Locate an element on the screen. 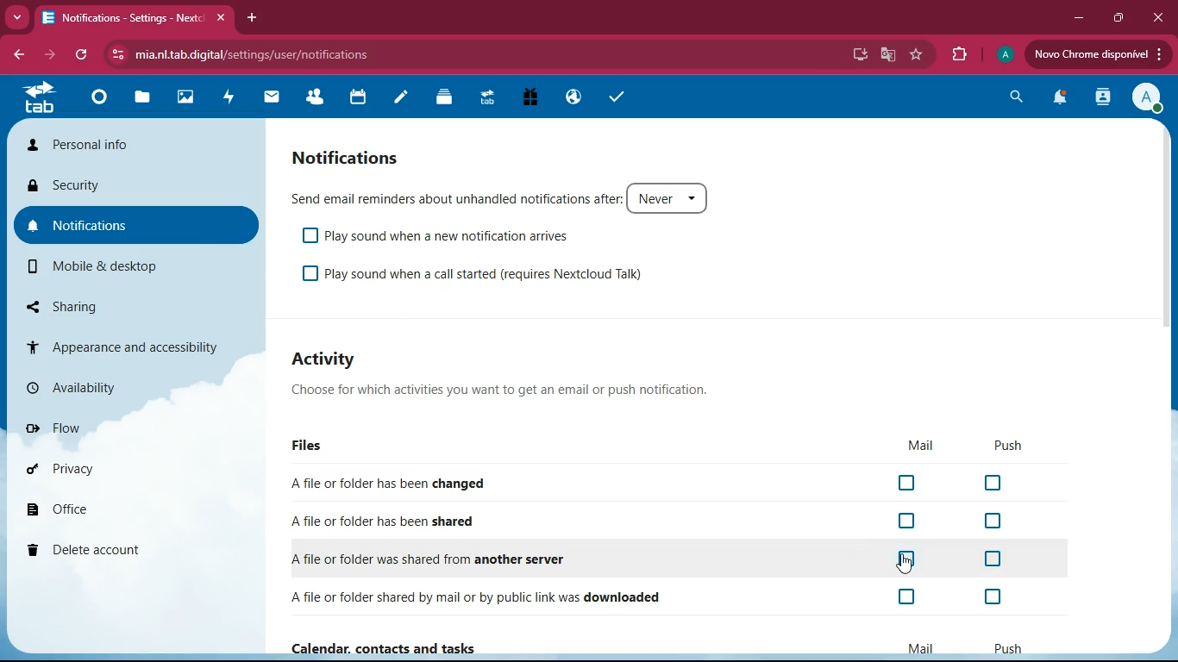 Image resolution: width=1178 pixels, height=662 pixels. office is located at coordinates (110, 509).